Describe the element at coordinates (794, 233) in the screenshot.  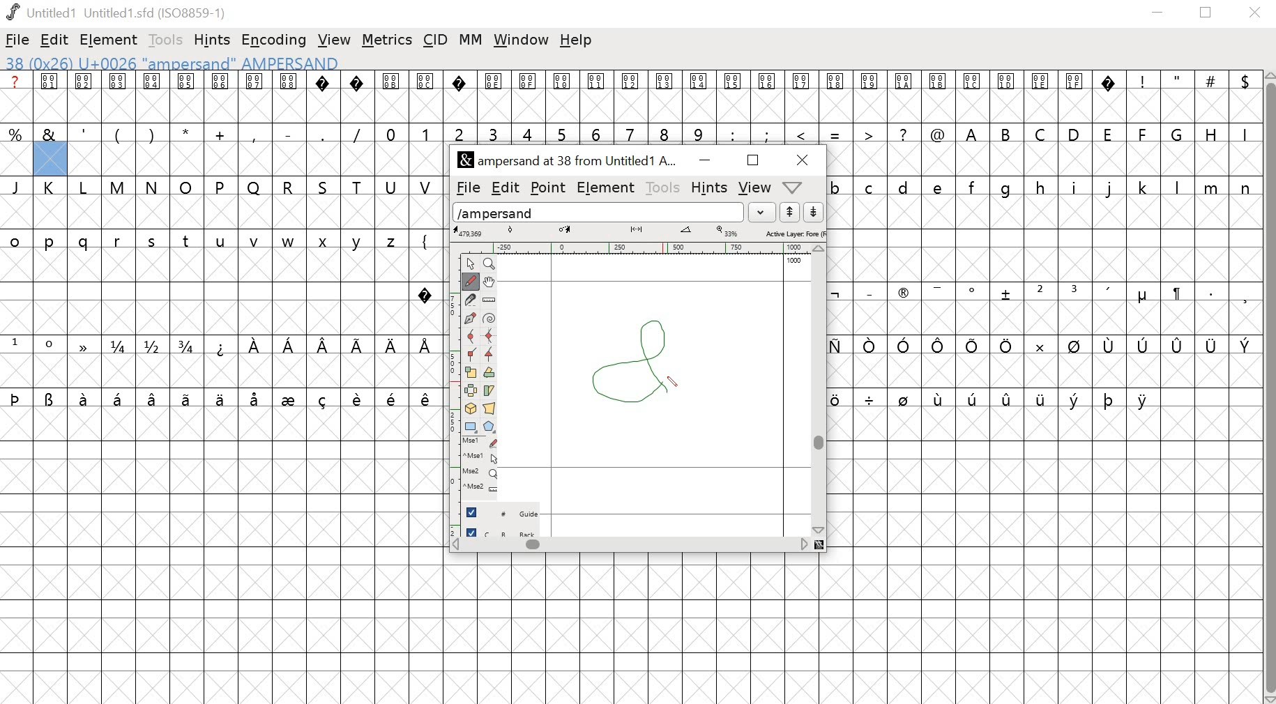
I see `active layer` at that location.